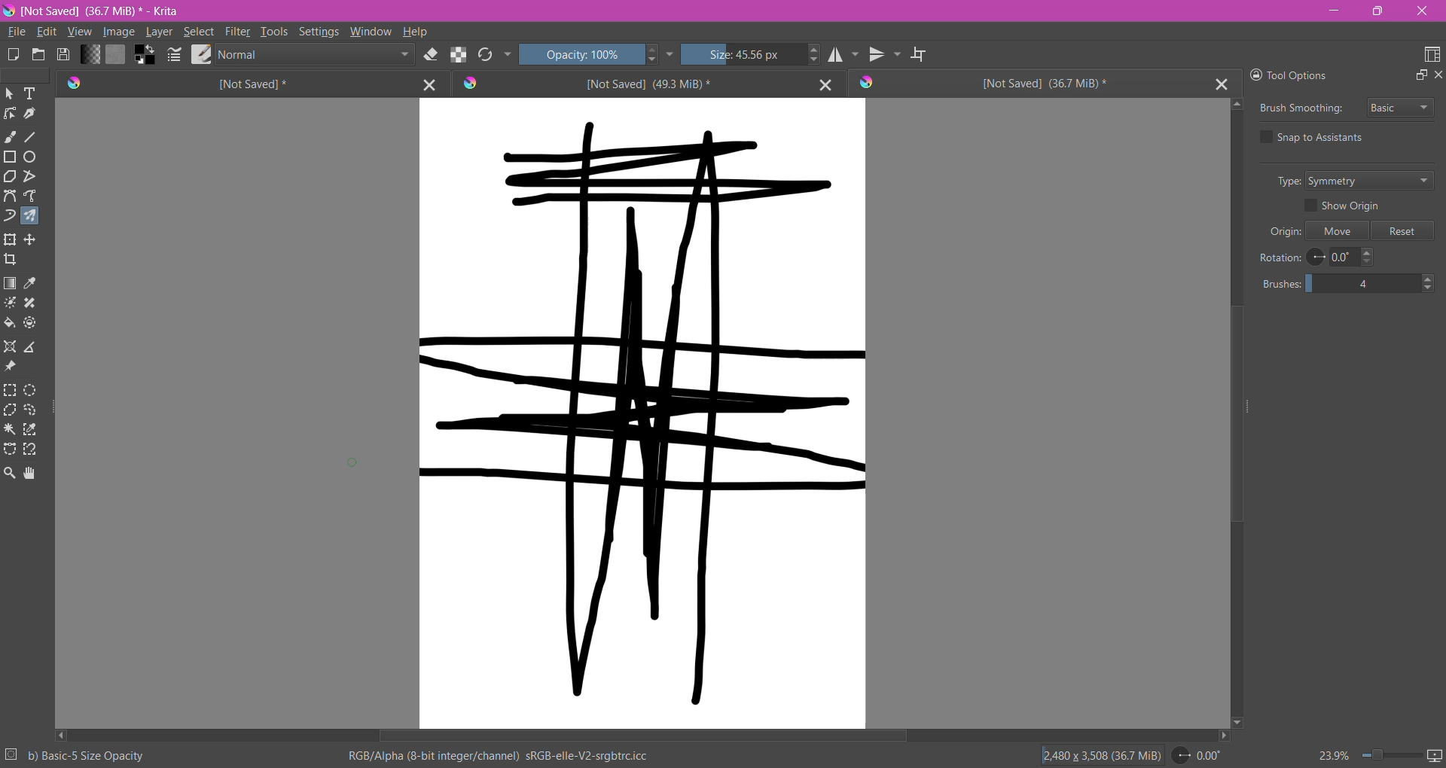 The width and height of the screenshot is (1446, 768). Describe the element at coordinates (1402, 231) in the screenshot. I see `Reset` at that location.